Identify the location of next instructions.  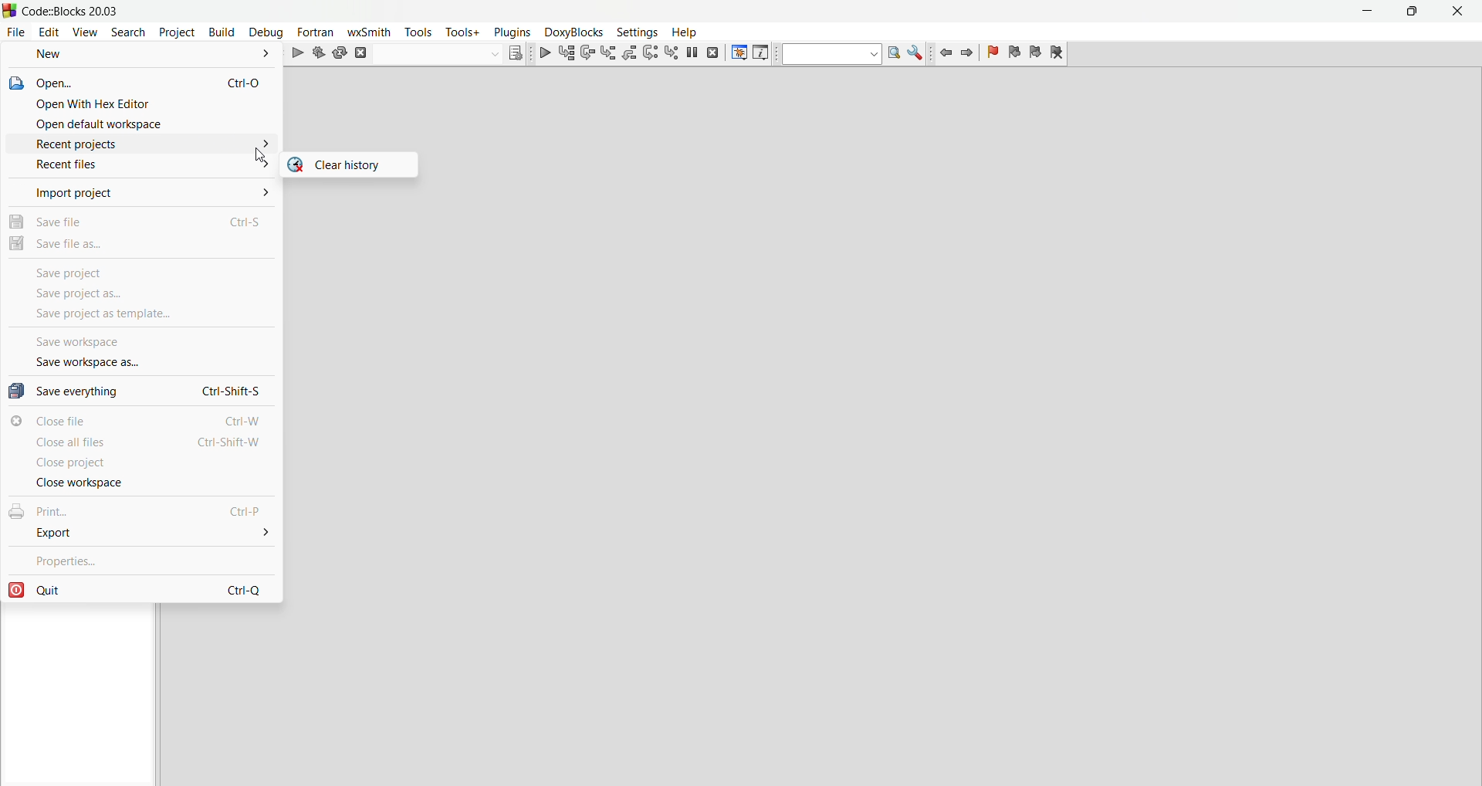
(653, 55).